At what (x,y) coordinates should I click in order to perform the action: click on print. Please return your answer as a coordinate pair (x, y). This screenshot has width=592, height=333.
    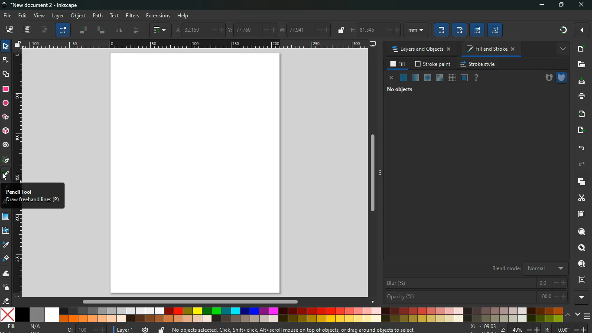
    Looking at the image, I should click on (579, 96).